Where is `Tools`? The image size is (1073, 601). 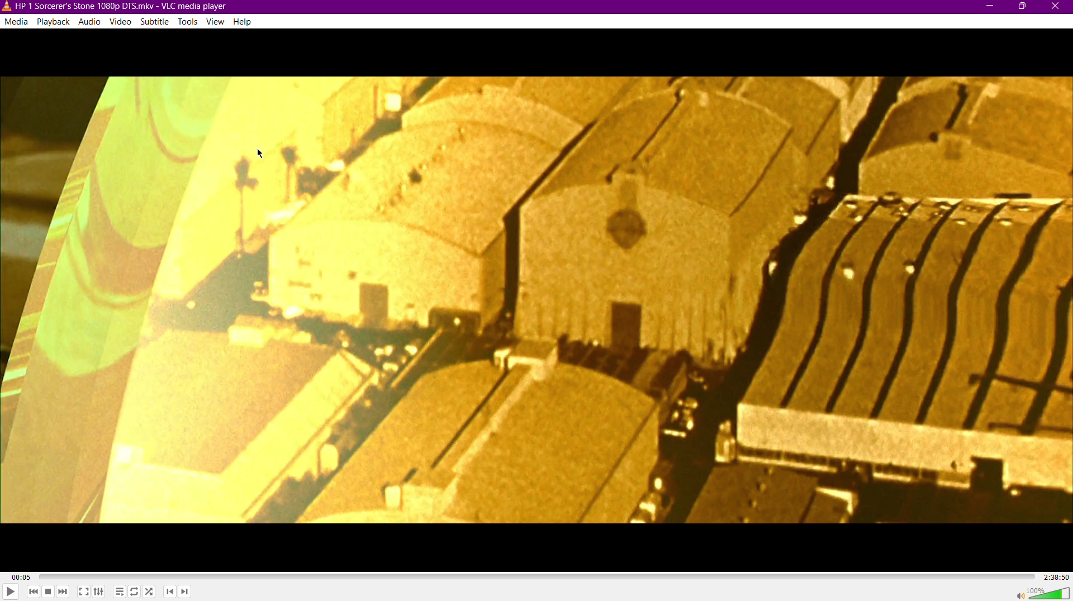
Tools is located at coordinates (188, 22).